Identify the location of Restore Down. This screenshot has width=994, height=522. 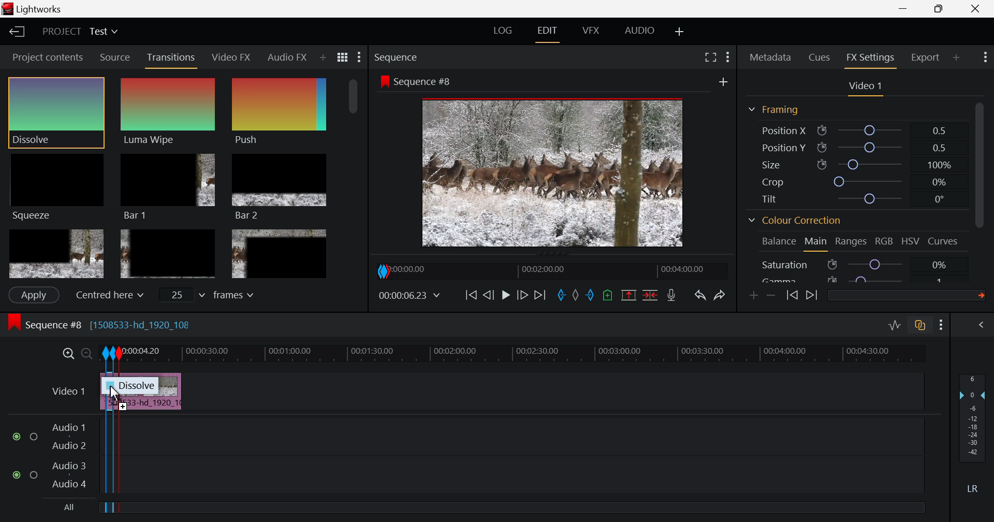
(906, 9).